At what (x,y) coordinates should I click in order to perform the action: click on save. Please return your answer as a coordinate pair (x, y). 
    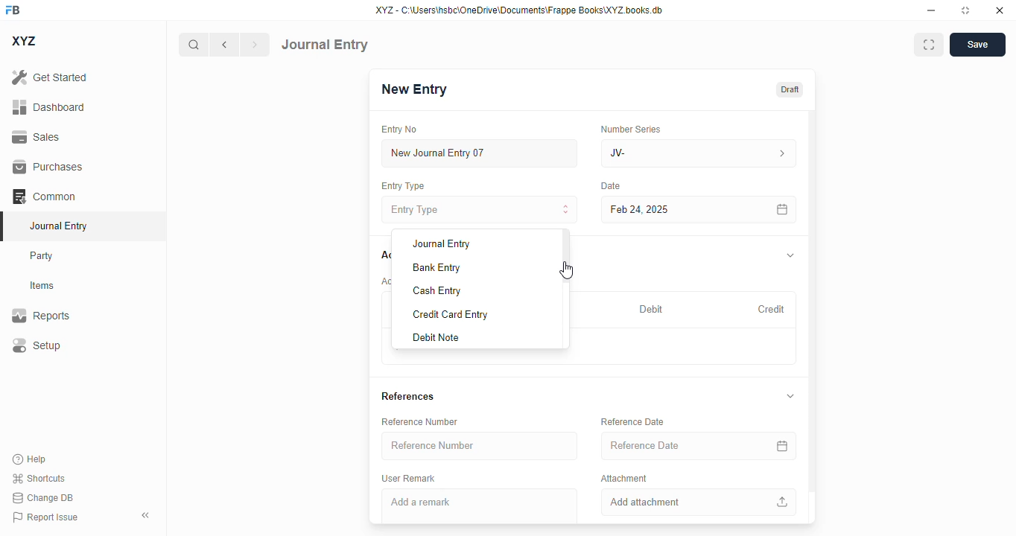
    Looking at the image, I should click on (977, 45).